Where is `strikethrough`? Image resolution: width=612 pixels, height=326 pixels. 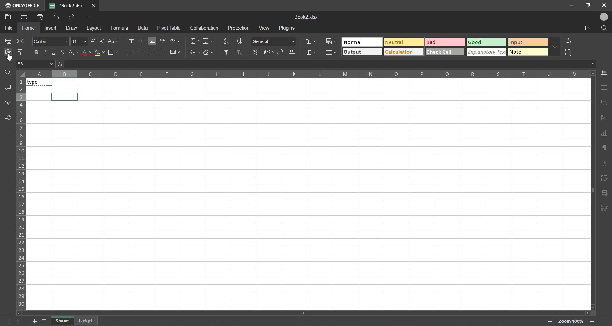 strikethrough is located at coordinates (65, 53).